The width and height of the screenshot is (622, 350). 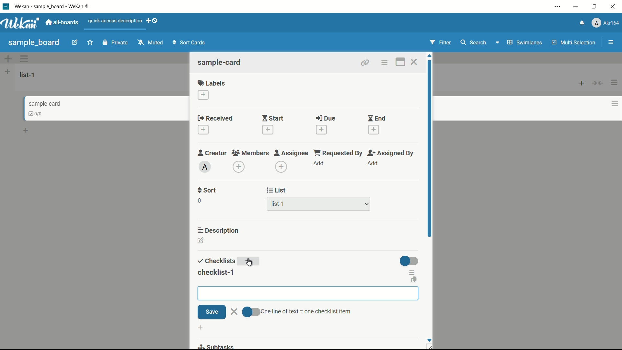 What do you see at coordinates (29, 75) in the screenshot?
I see `list-1` at bounding box center [29, 75].